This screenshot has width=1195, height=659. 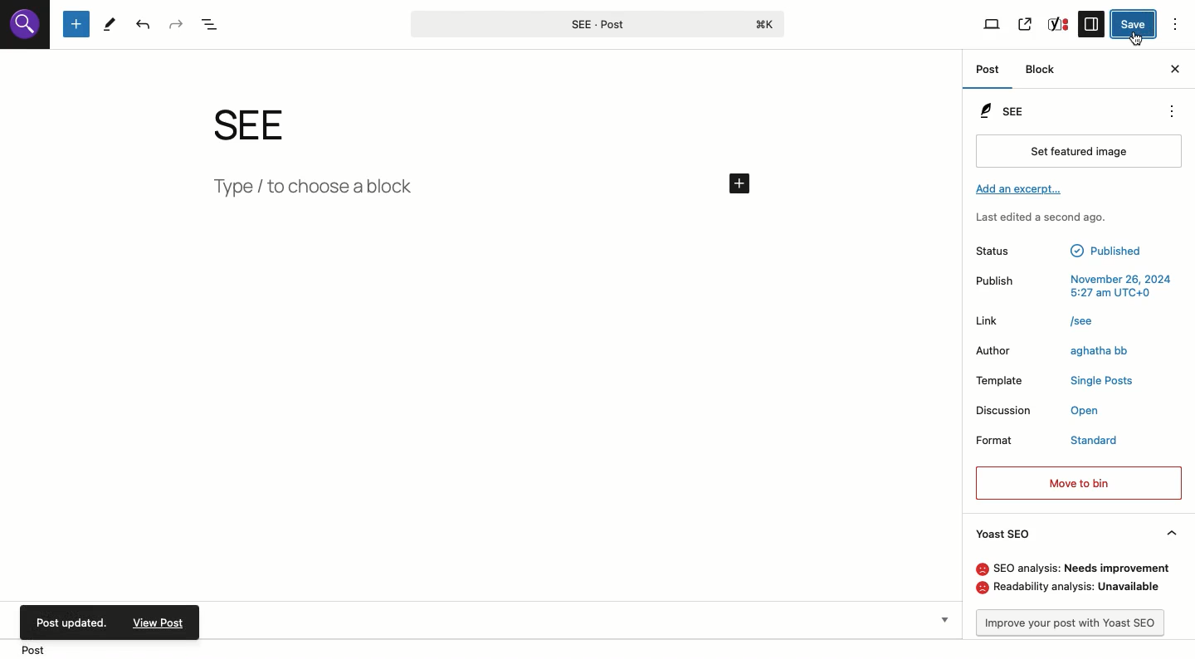 I want to click on see, so click(x=267, y=124).